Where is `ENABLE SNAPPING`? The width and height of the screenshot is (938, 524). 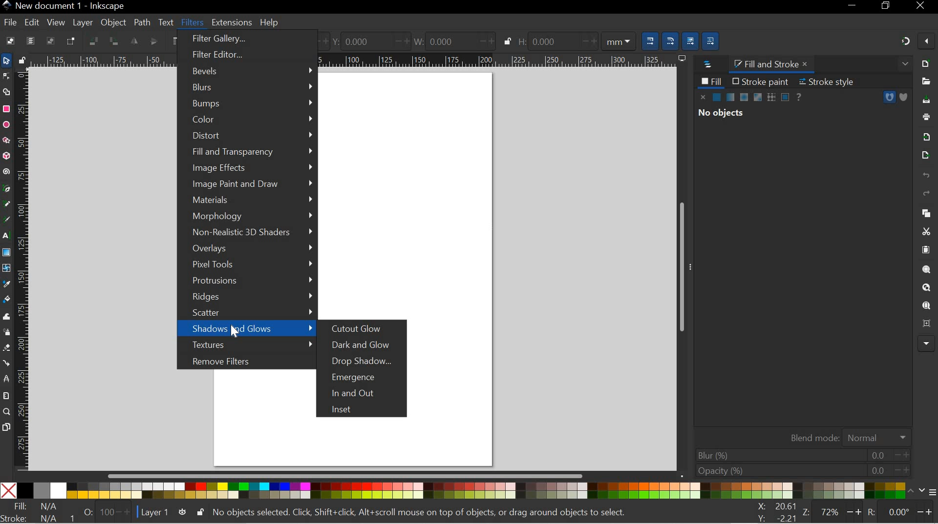
ENABLE SNAPPING is located at coordinates (926, 42).